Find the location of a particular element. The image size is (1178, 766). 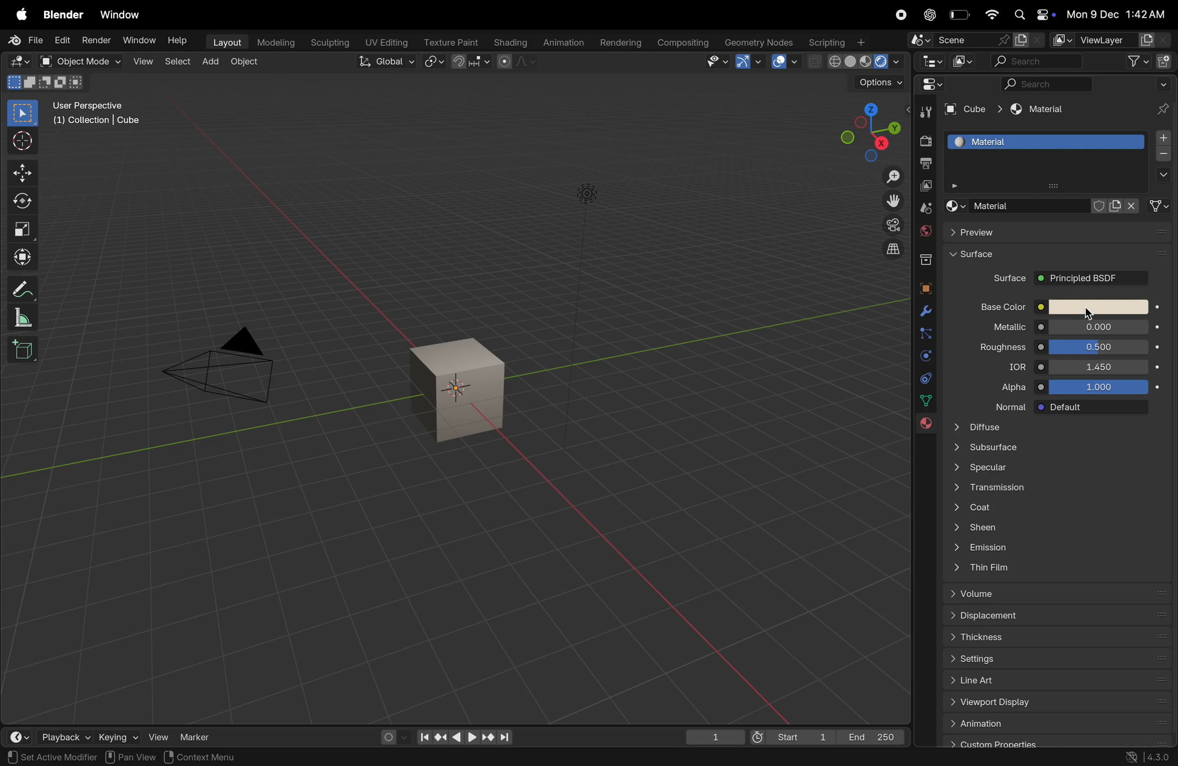

search is located at coordinates (1037, 61).